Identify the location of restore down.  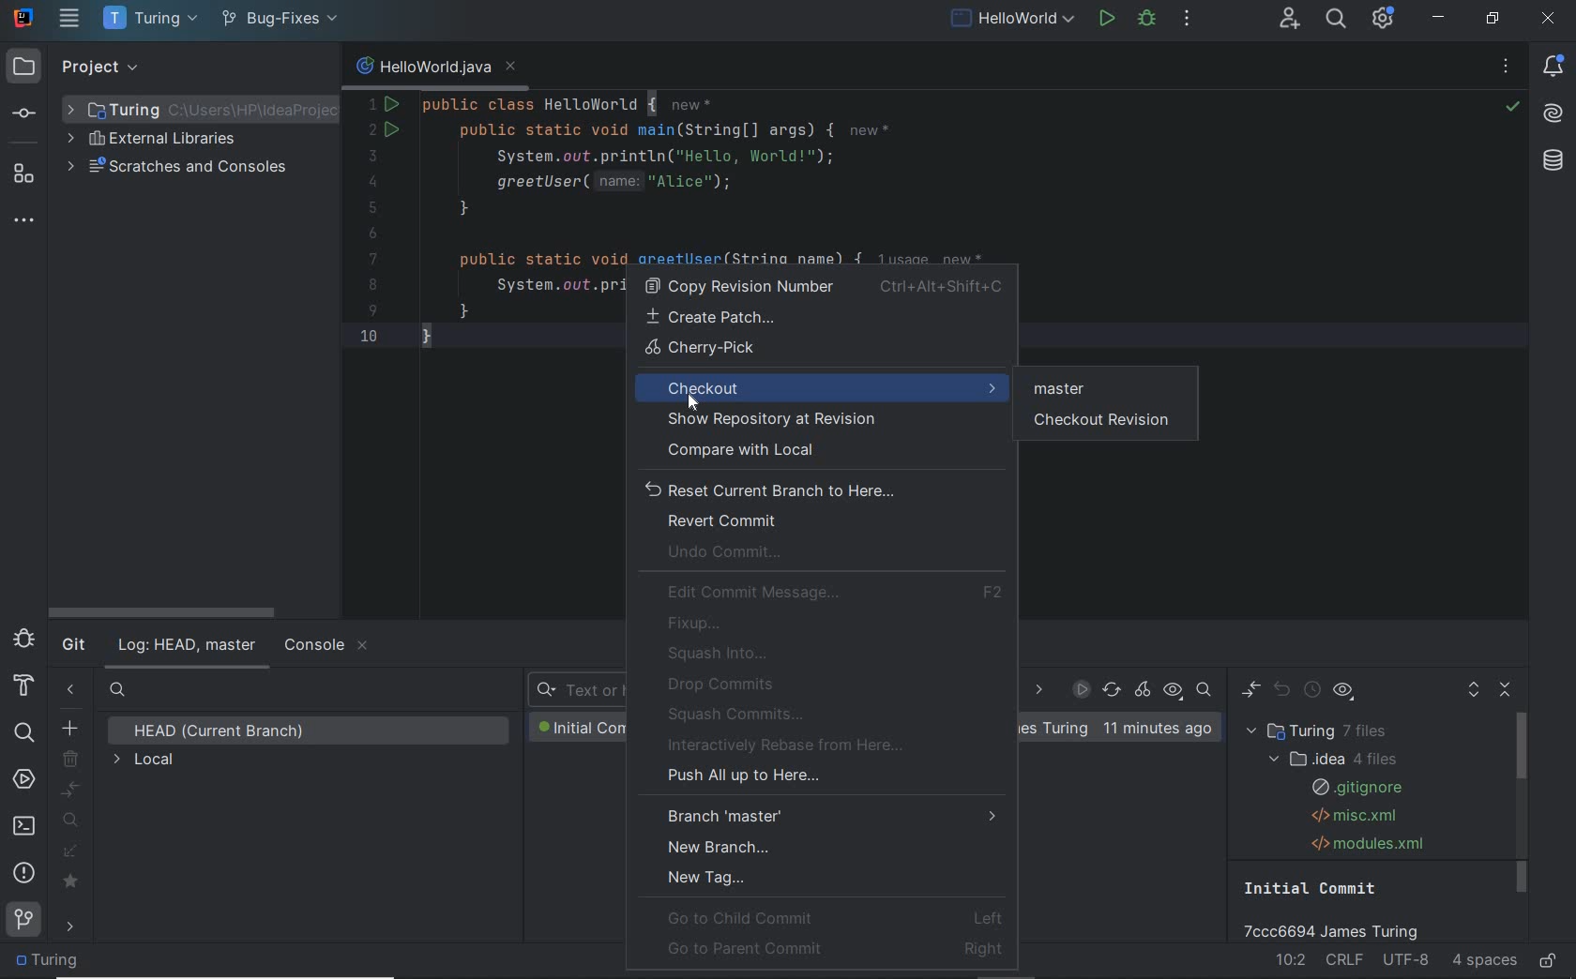
(1493, 19).